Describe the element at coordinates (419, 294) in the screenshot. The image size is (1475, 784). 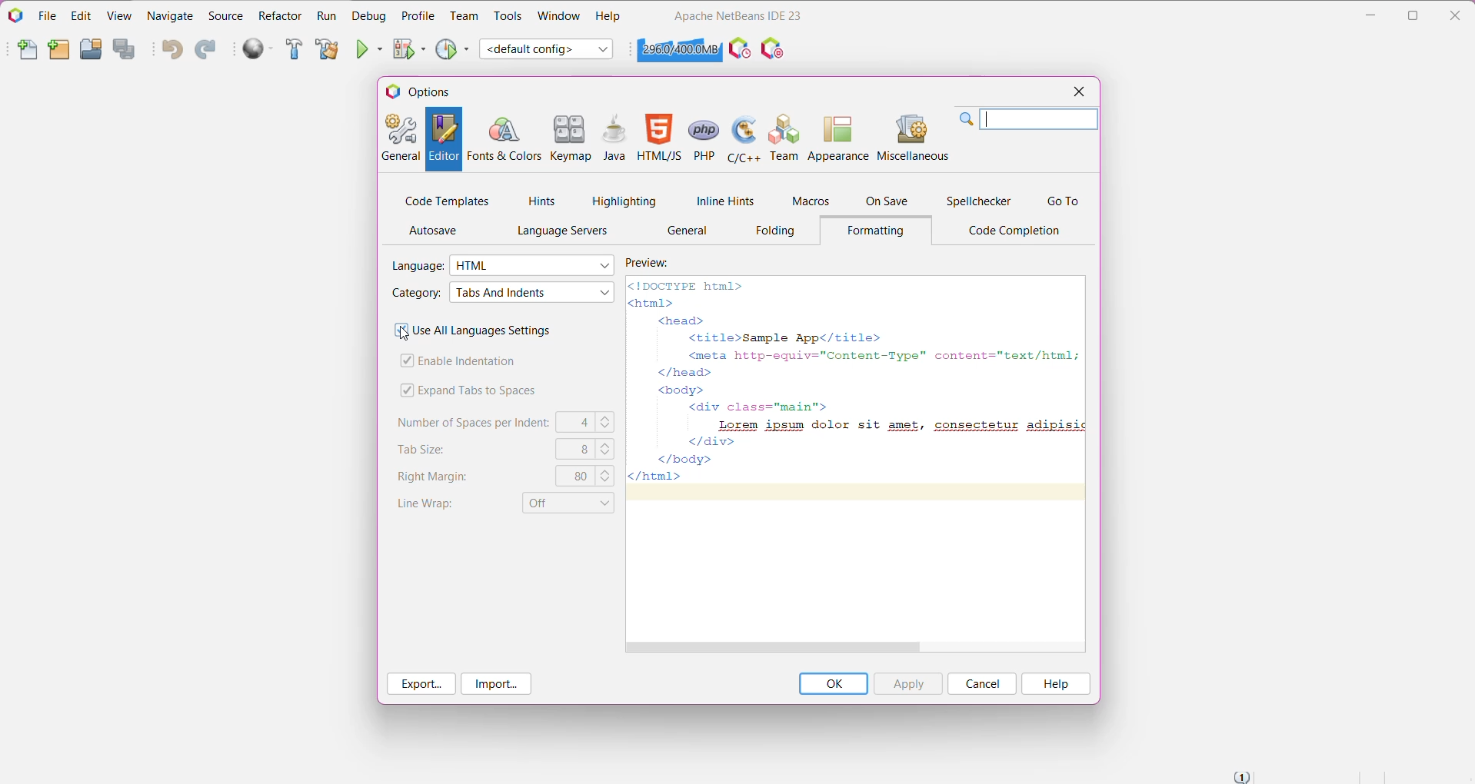
I see `Category` at that location.